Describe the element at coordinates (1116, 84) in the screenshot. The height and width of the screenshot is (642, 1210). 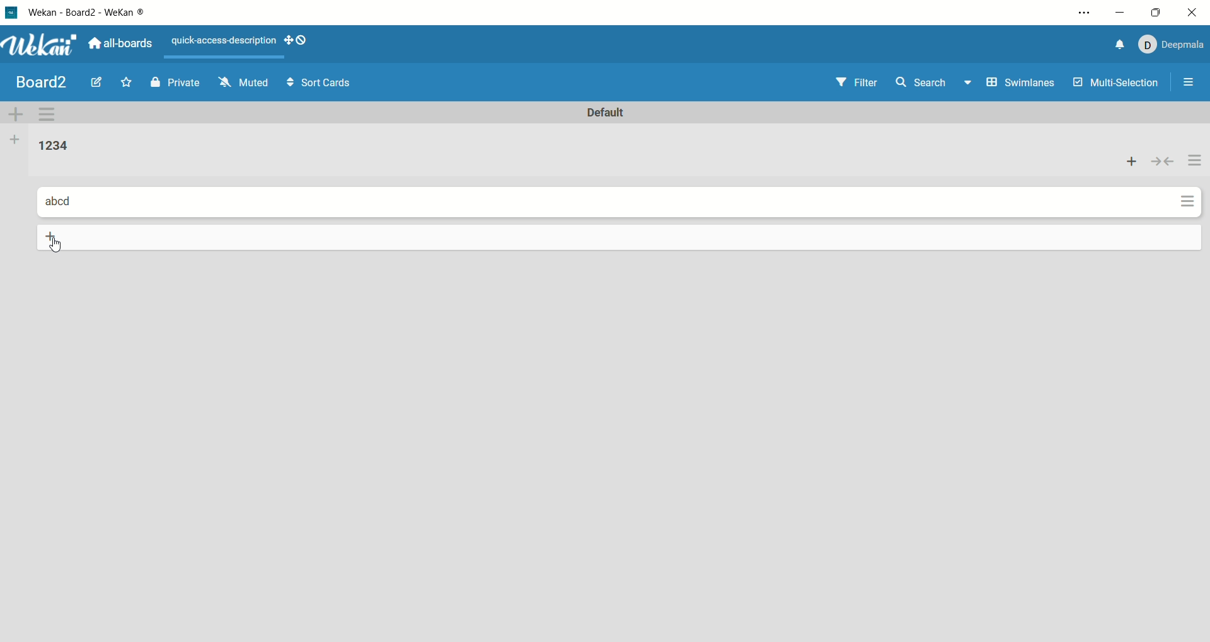
I see `multi-selection` at that location.